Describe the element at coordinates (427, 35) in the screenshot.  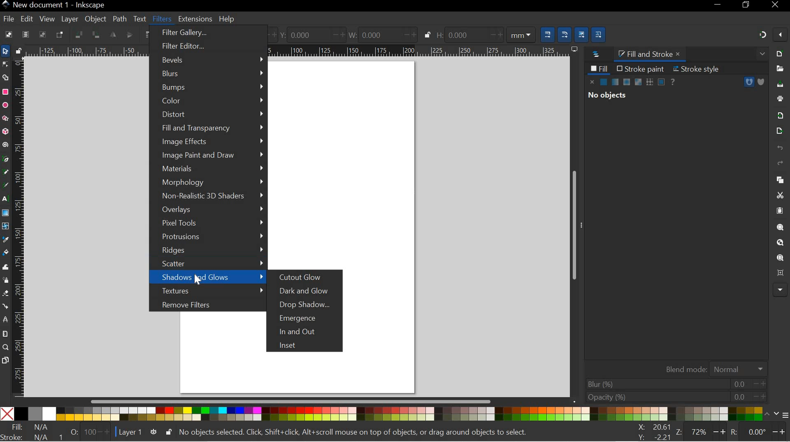
I see `LOCK OBJECT` at that location.